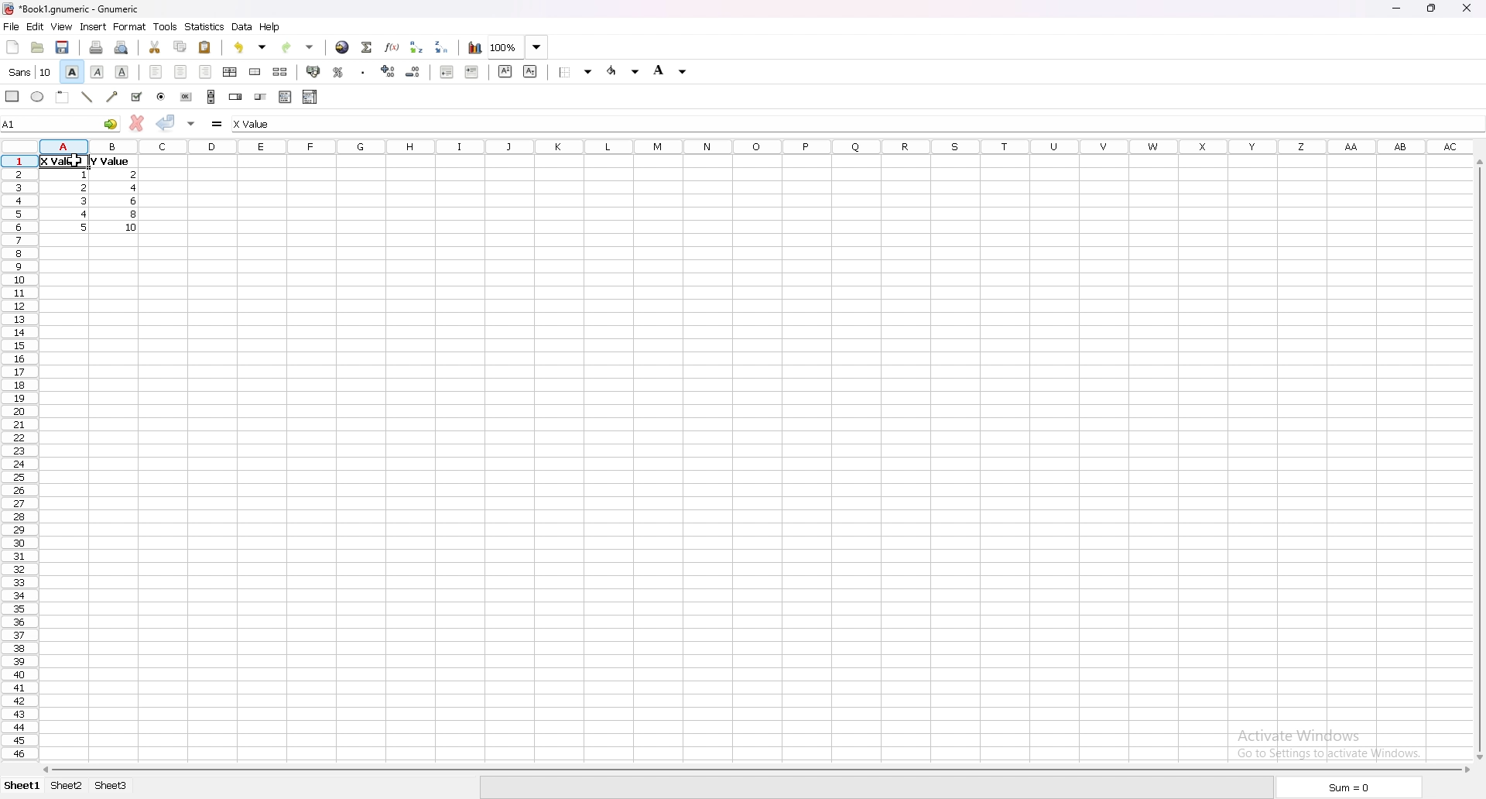  I want to click on resize, so click(1433, 9).